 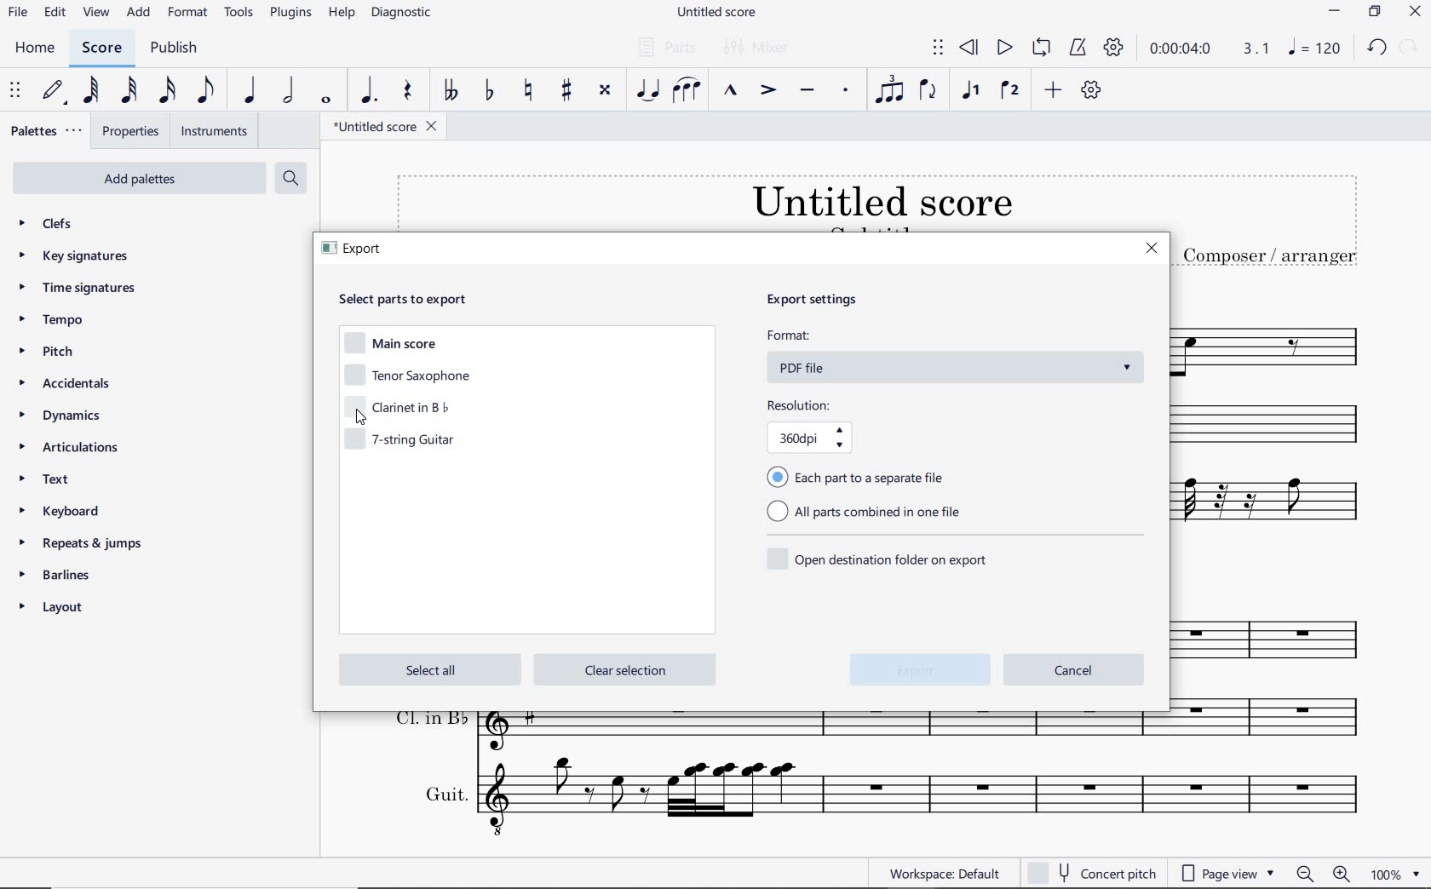 What do you see at coordinates (451, 91) in the screenshot?
I see `TOGGLE DOUBLE-FLAT` at bounding box center [451, 91].